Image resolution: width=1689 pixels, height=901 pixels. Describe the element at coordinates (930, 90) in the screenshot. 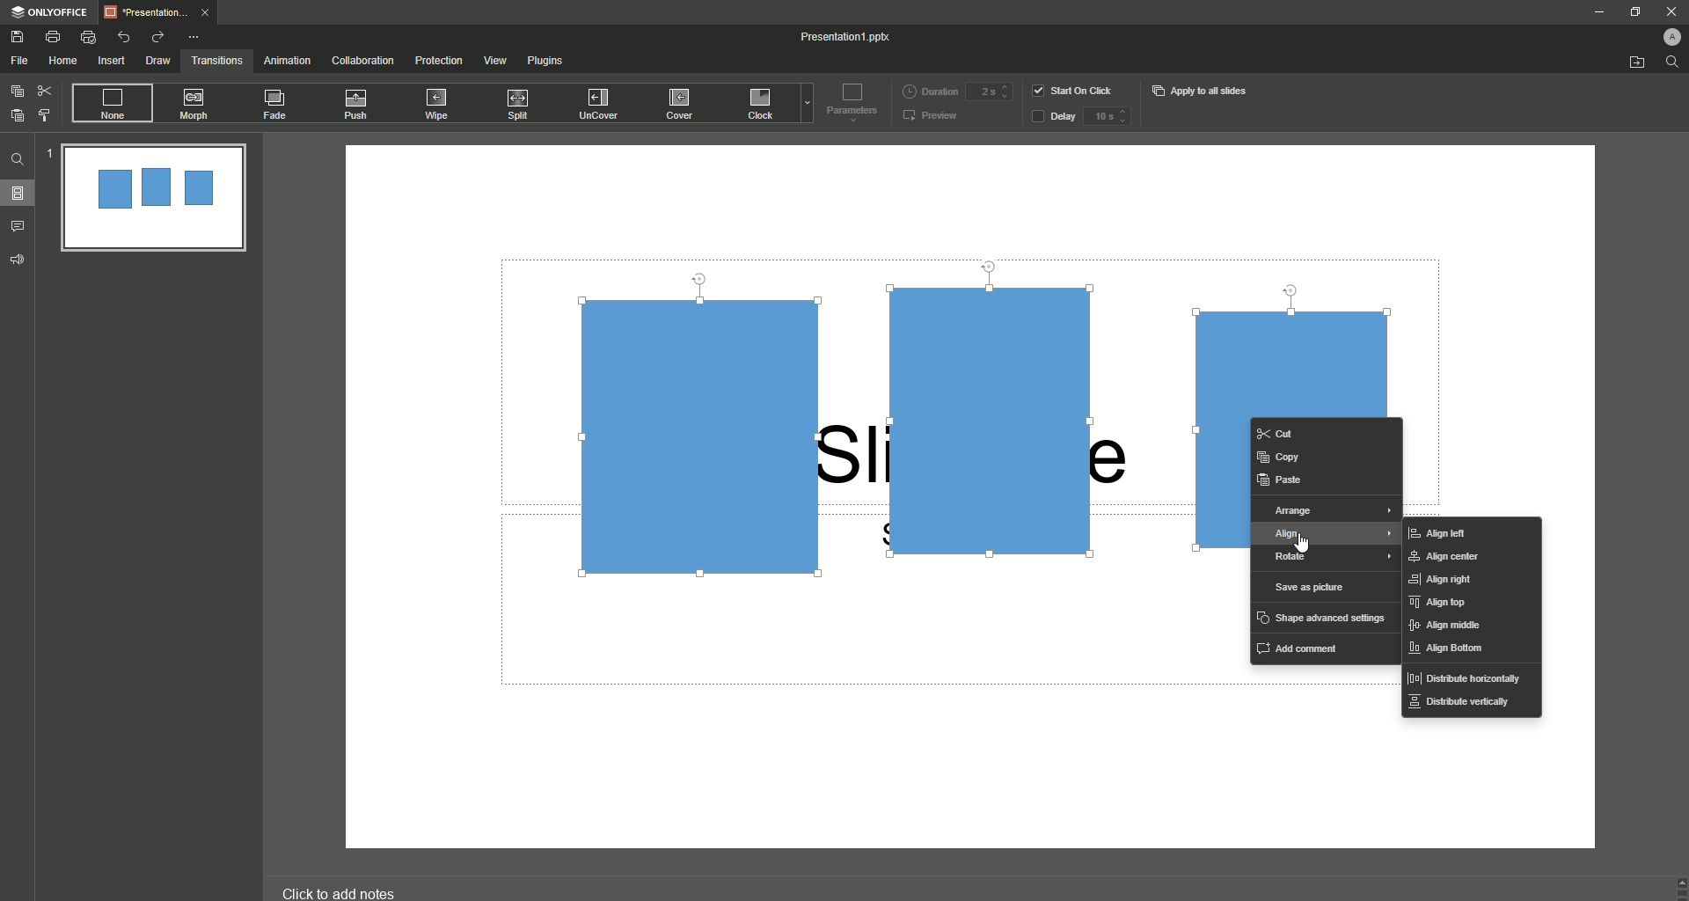

I see `Duration` at that location.